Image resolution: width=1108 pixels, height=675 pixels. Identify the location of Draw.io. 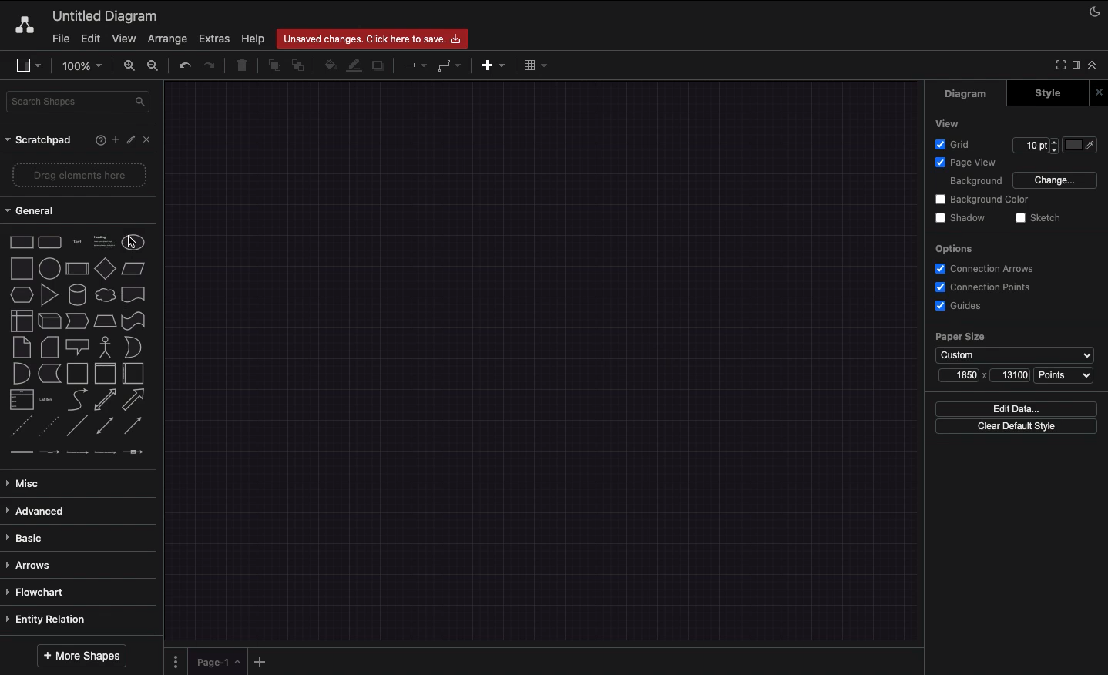
(22, 25).